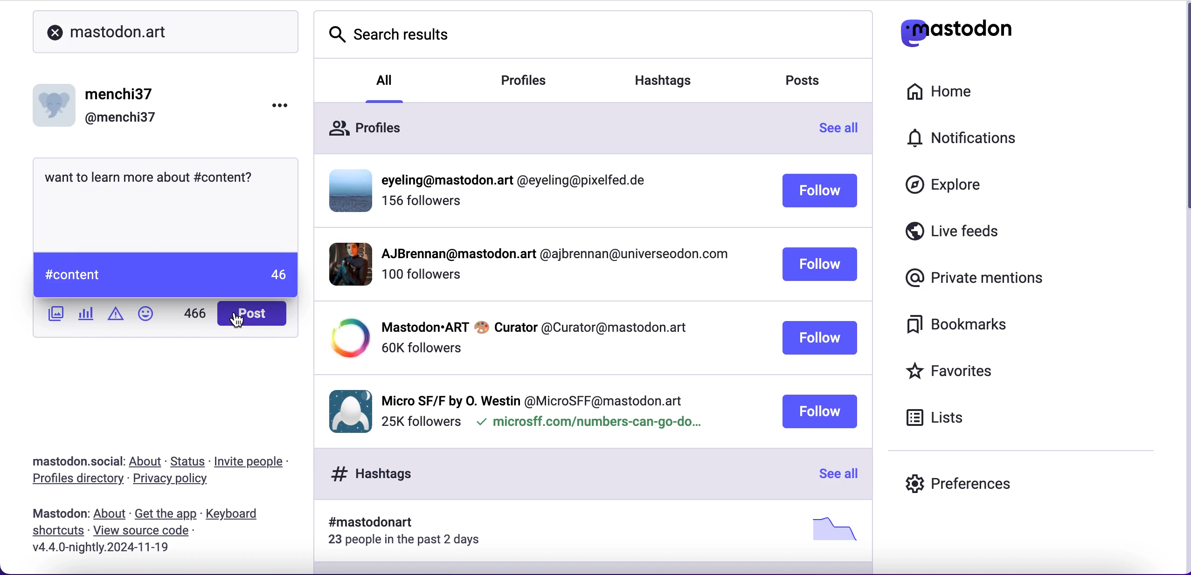 The width and height of the screenshot is (1191, 575). Describe the element at coordinates (410, 541) in the screenshot. I see `23 people in the past 2 days` at that location.